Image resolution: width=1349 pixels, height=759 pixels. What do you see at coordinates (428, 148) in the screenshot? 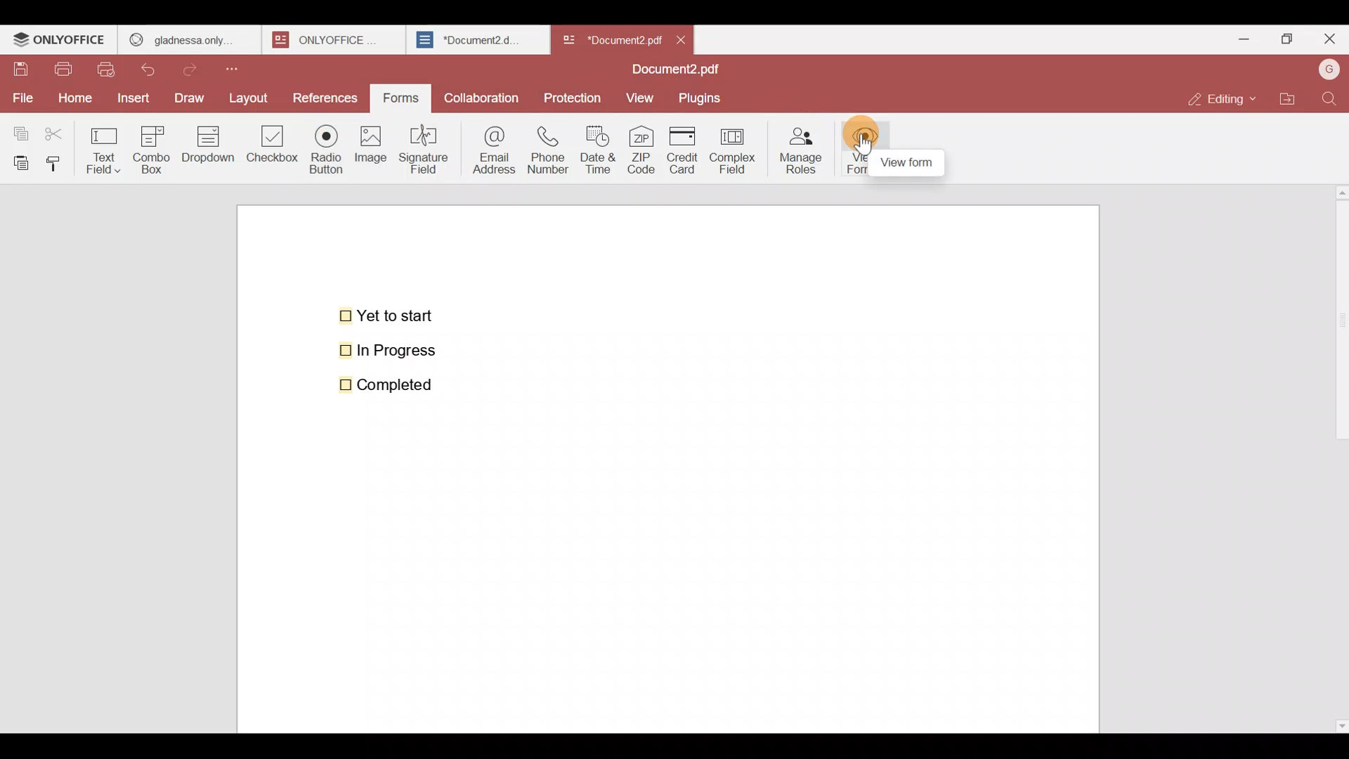
I see `Signature field` at bounding box center [428, 148].